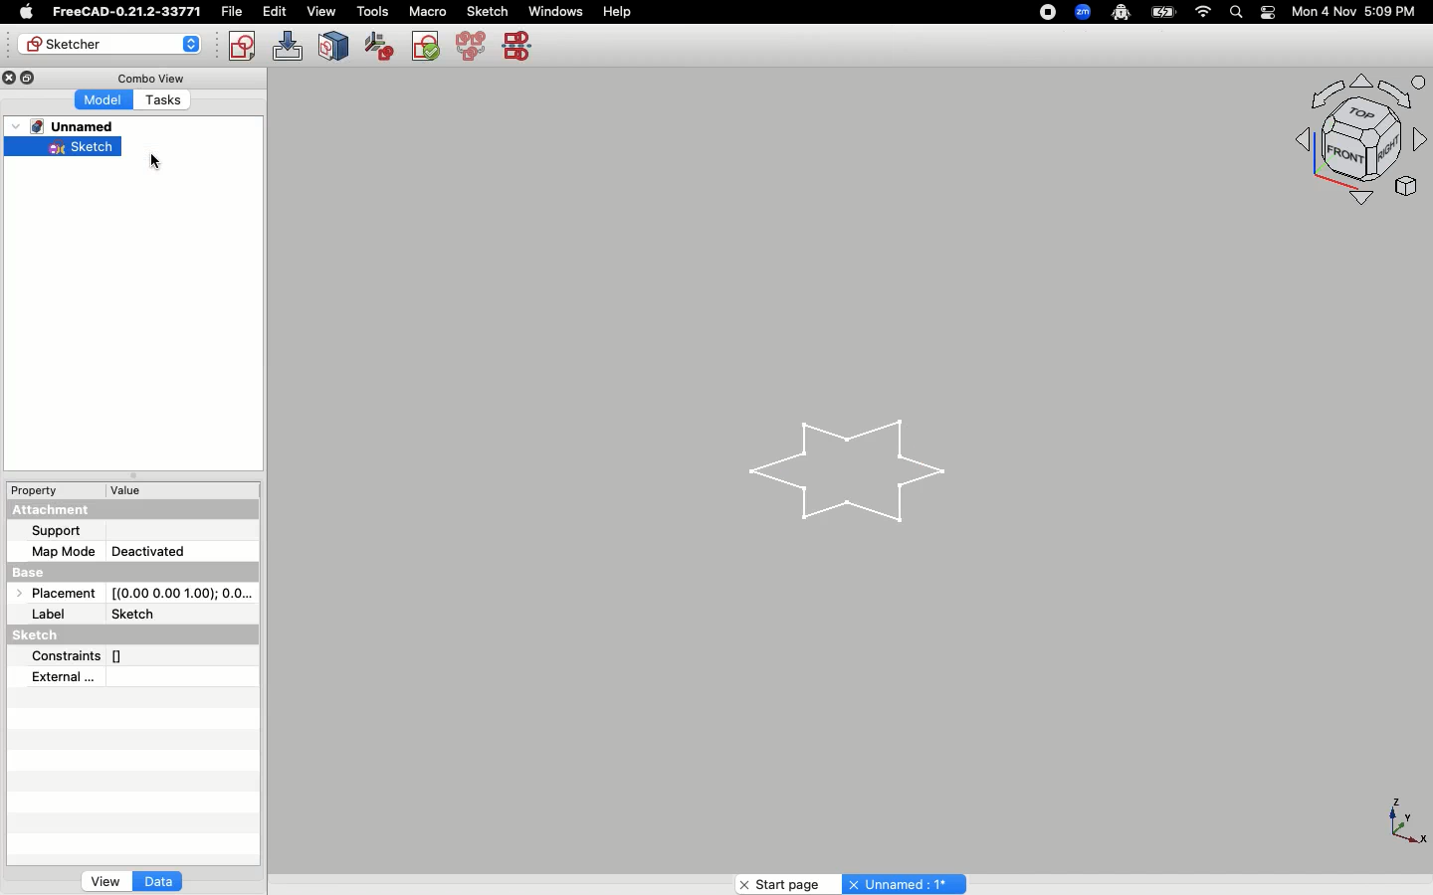 The height and width of the screenshot is (895, 1433). I want to click on Coordinates, so click(178, 593).